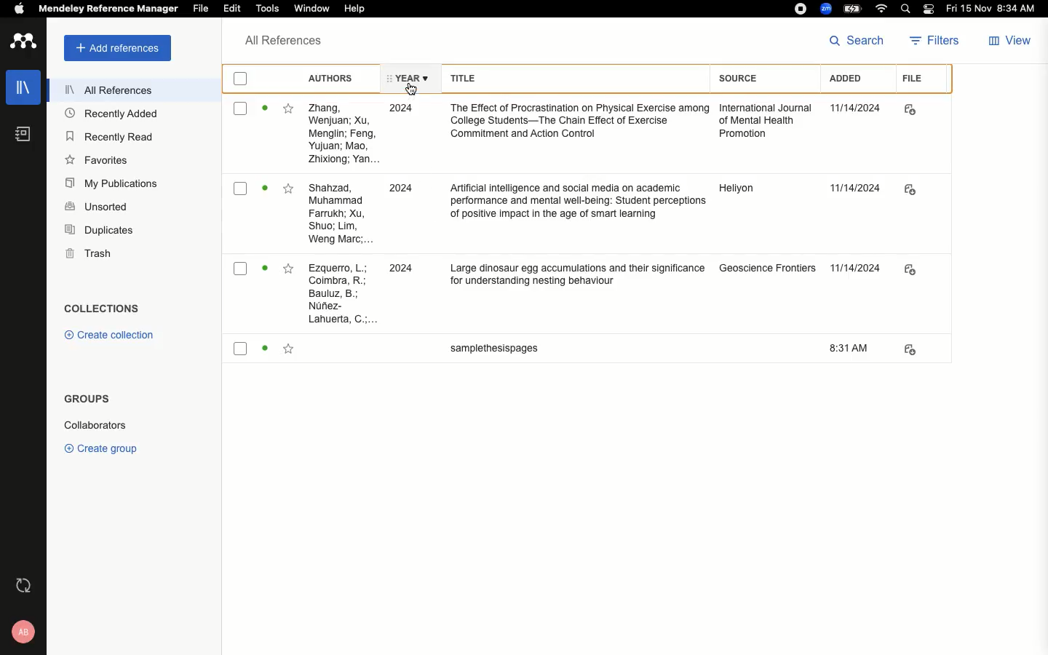 The width and height of the screenshot is (1048, 655). What do you see at coordinates (1008, 41) in the screenshot?
I see `View` at bounding box center [1008, 41].